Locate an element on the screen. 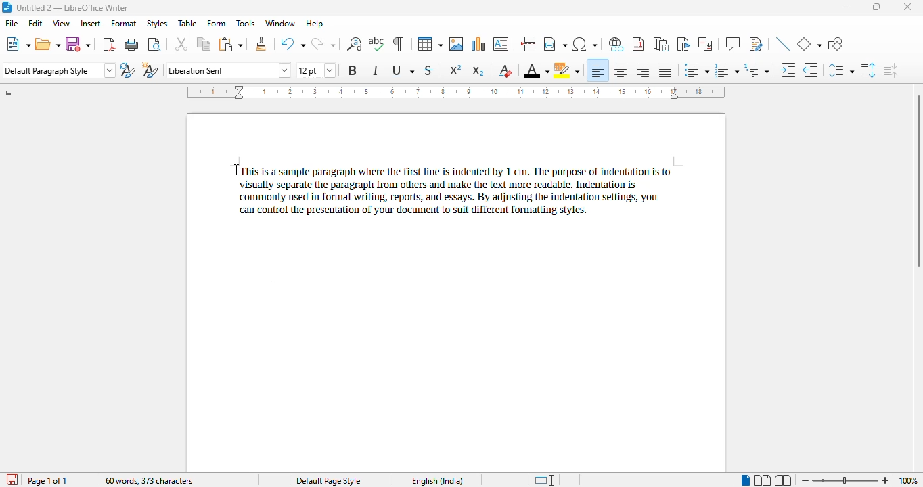 The width and height of the screenshot is (923, 487). superscript is located at coordinates (455, 69).